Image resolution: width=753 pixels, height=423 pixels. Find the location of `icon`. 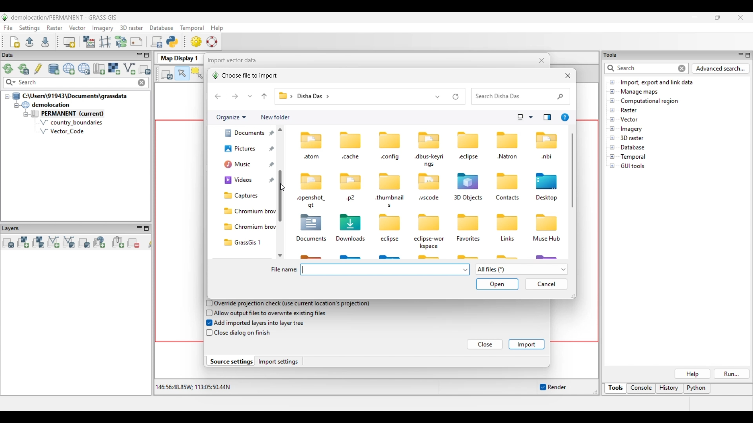

icon is located at coordinates (469, 181).